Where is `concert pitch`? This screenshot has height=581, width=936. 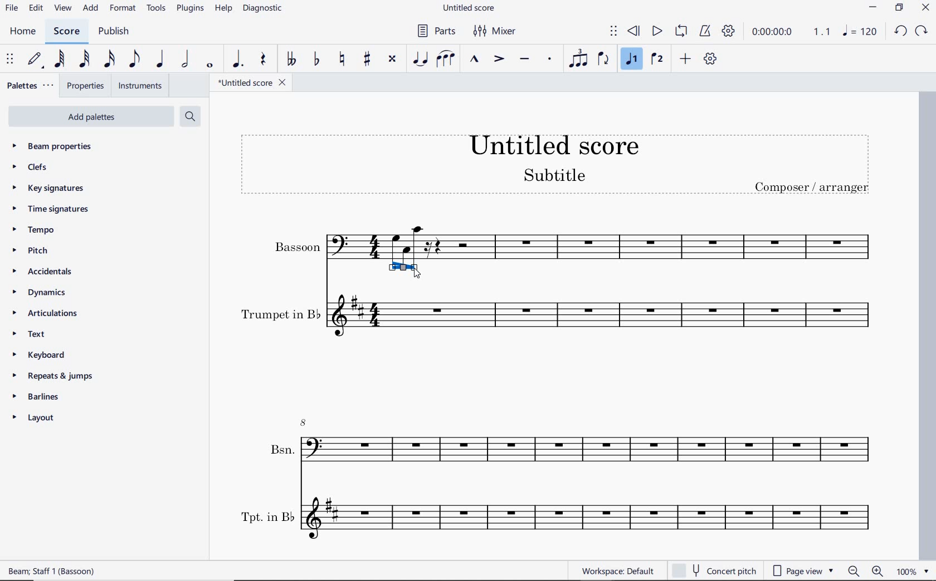
concert pitch is located at coordinates (712, 569).